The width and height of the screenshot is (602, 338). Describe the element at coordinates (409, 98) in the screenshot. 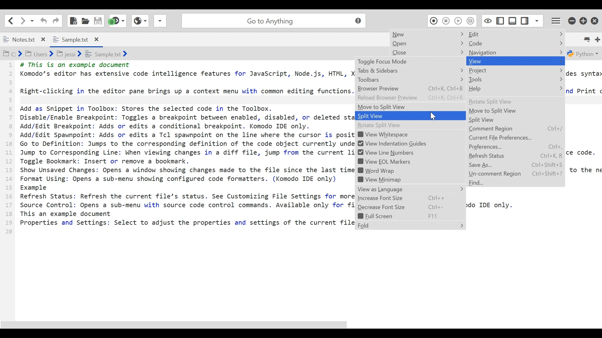

I see `Reload Browser Preview` at that location.